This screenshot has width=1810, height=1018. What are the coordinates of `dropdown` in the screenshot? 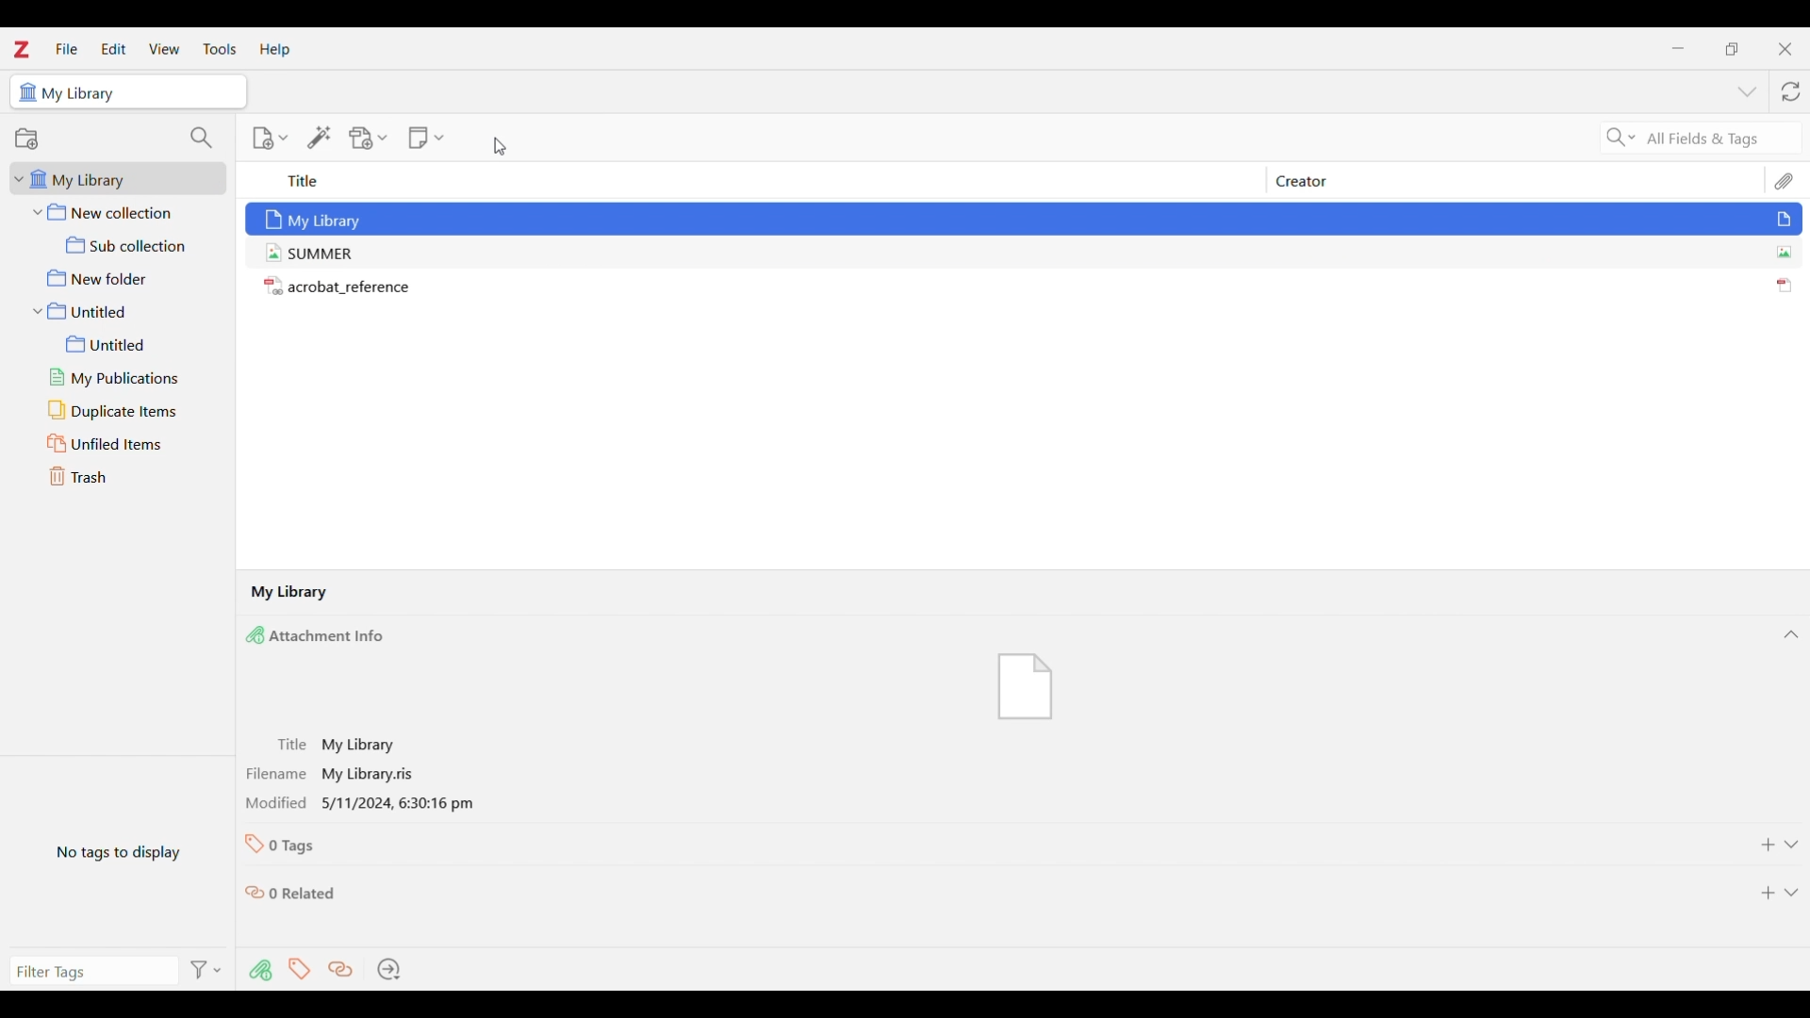 It's located at (1795, 846).